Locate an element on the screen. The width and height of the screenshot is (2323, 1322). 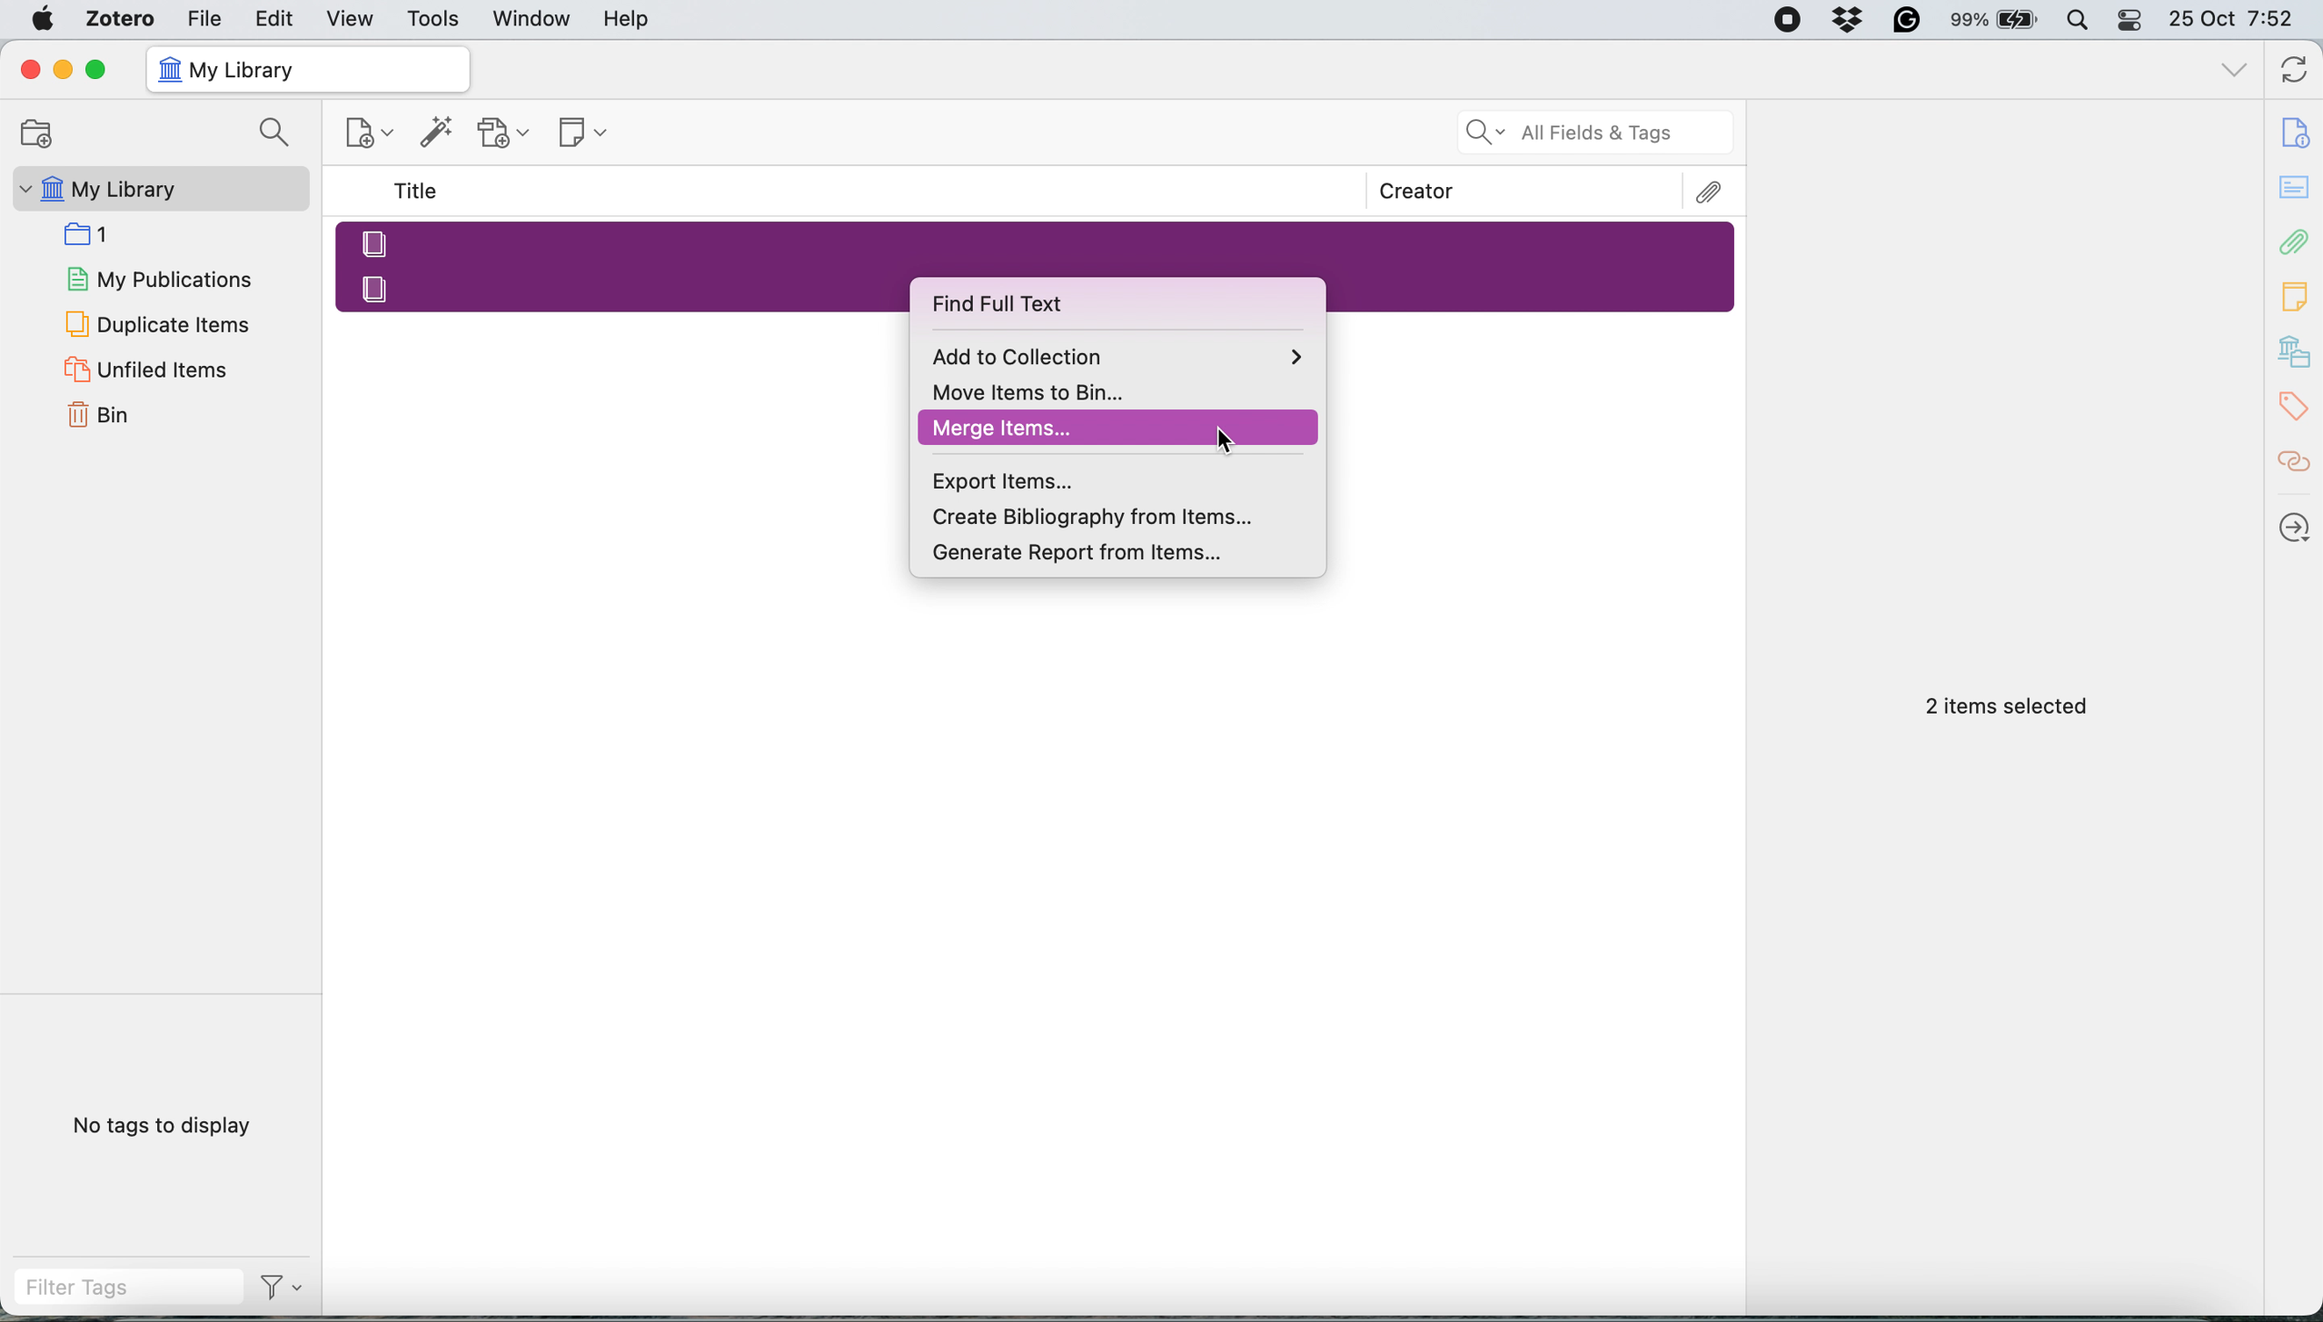
Add to Collection is located at coordinates (1119, 354).